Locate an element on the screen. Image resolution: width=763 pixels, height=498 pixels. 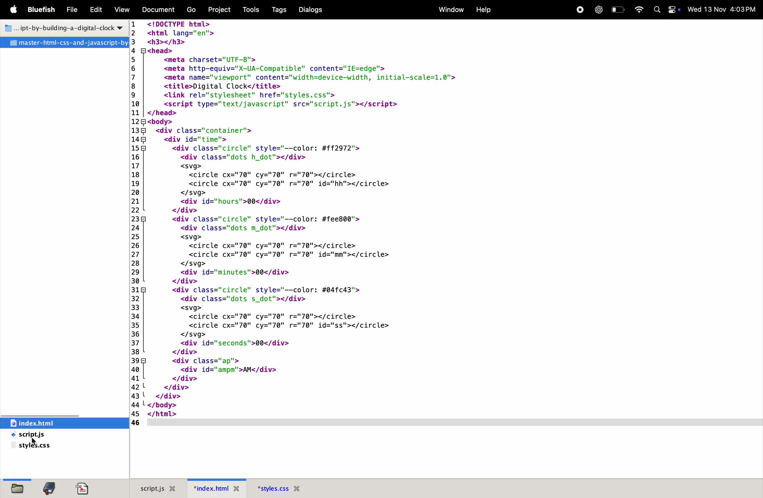
tags is located at coordinates (277, 10).